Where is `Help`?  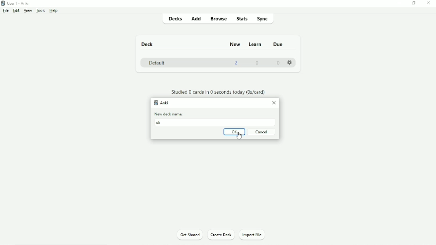 Help is located at coordinates (54, 11).